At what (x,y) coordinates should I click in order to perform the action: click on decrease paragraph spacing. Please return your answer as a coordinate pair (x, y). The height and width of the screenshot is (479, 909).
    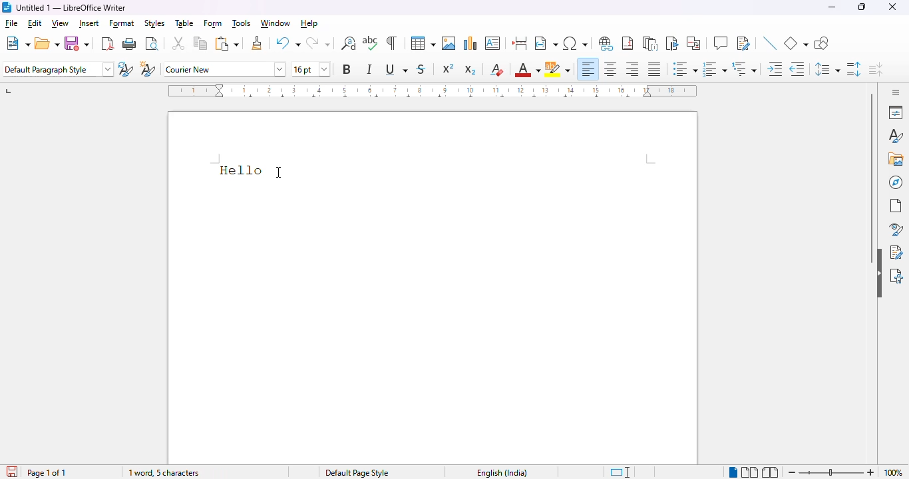
    Looking at the image, I should click on (876, 70).